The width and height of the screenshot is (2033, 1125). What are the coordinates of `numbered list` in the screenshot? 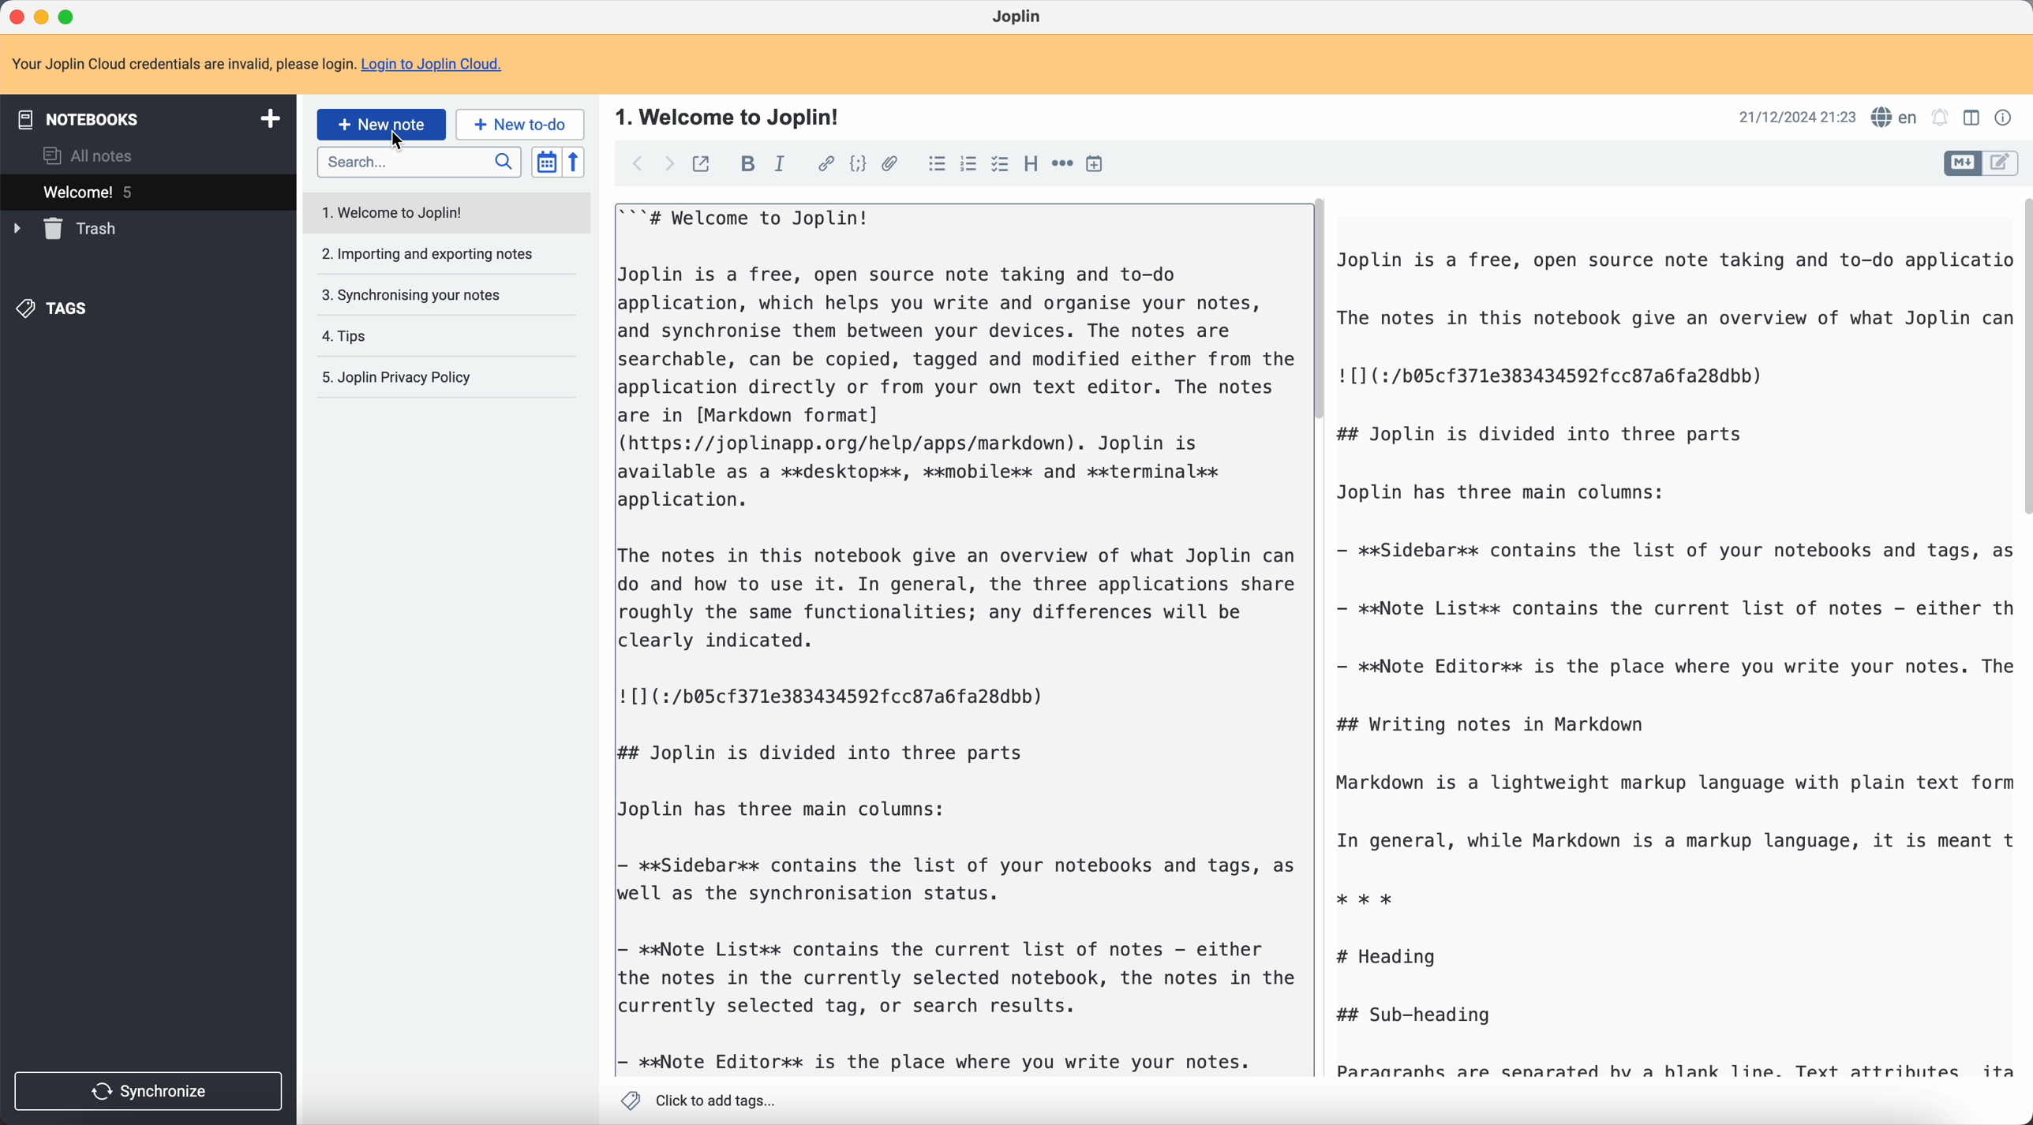 It's located at (971, 163).